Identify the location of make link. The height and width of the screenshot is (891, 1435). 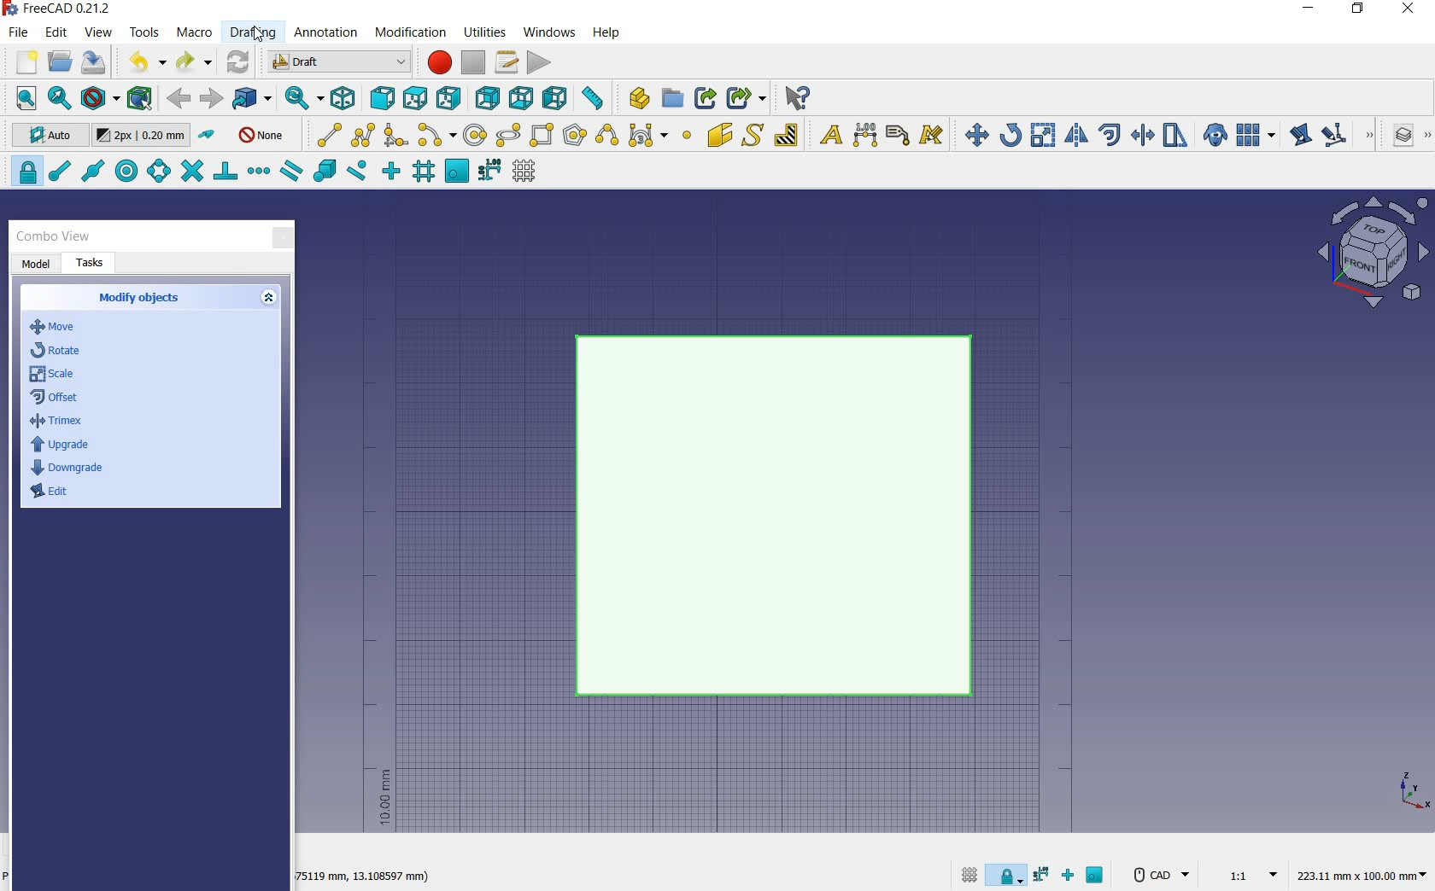
(706, 96).